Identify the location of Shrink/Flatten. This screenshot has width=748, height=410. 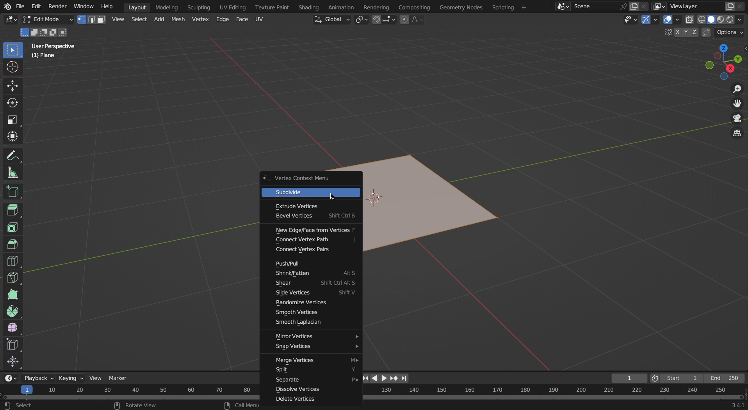
(12, 362).